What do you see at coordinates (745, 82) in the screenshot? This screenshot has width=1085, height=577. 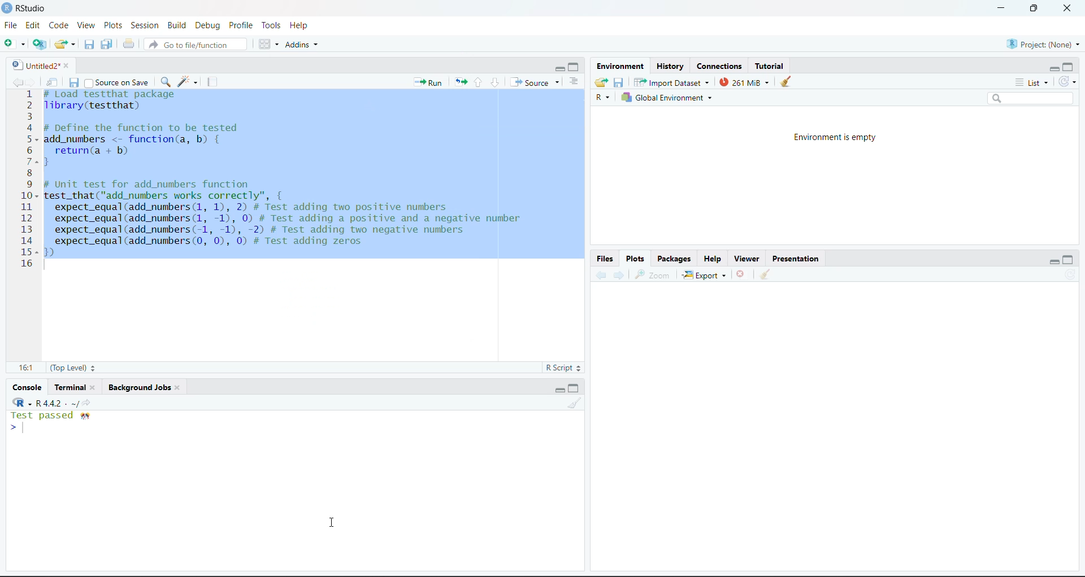 I see `261 Mib` at bounding box center [745, 82].